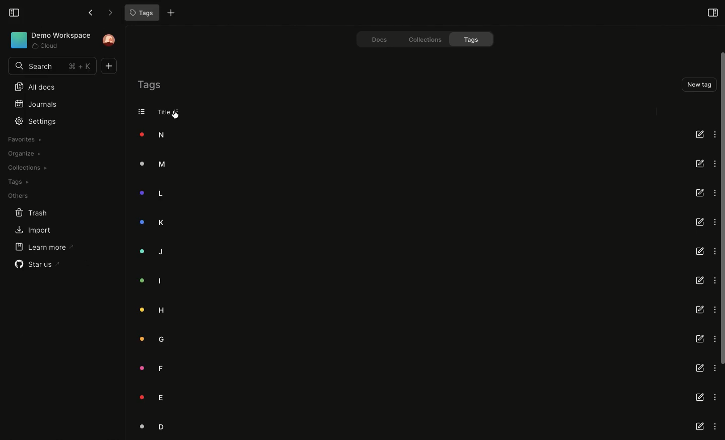  I want to click on Rename, so click(700, 193).